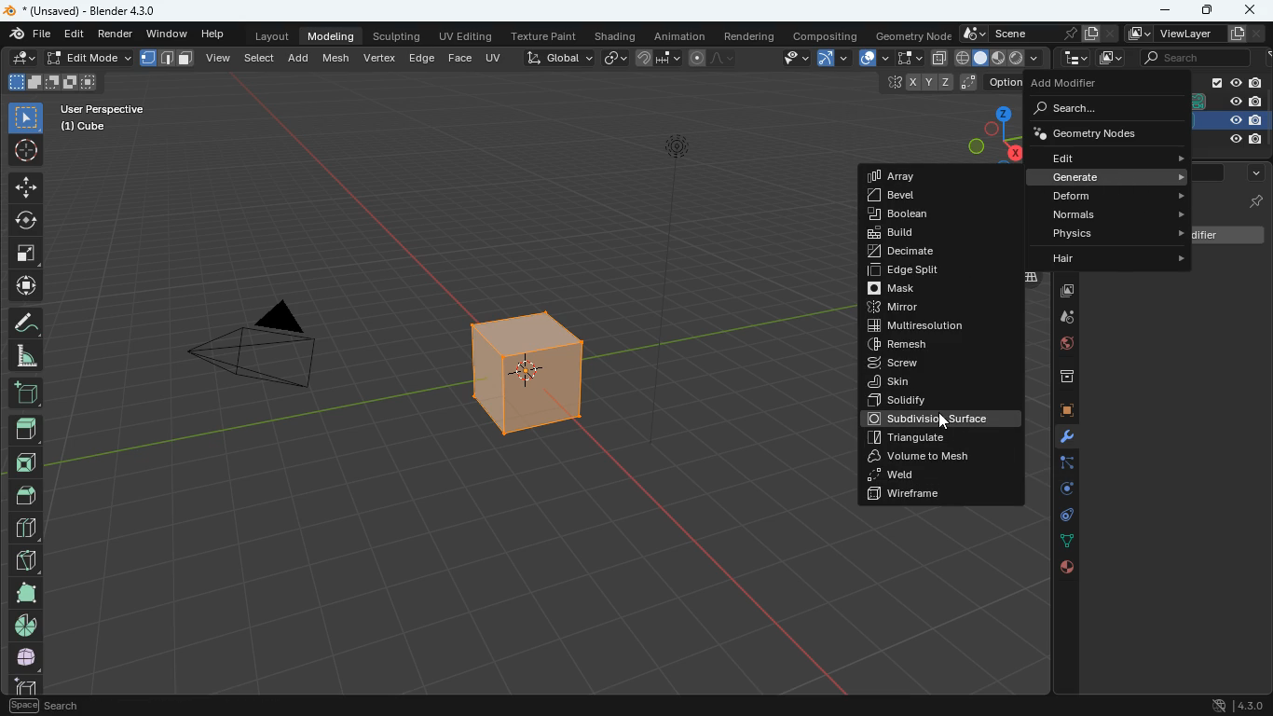  What do you see at coordinates (929, 308) in the screenshot?
I see `mirror` at bounding box center [929, 308].